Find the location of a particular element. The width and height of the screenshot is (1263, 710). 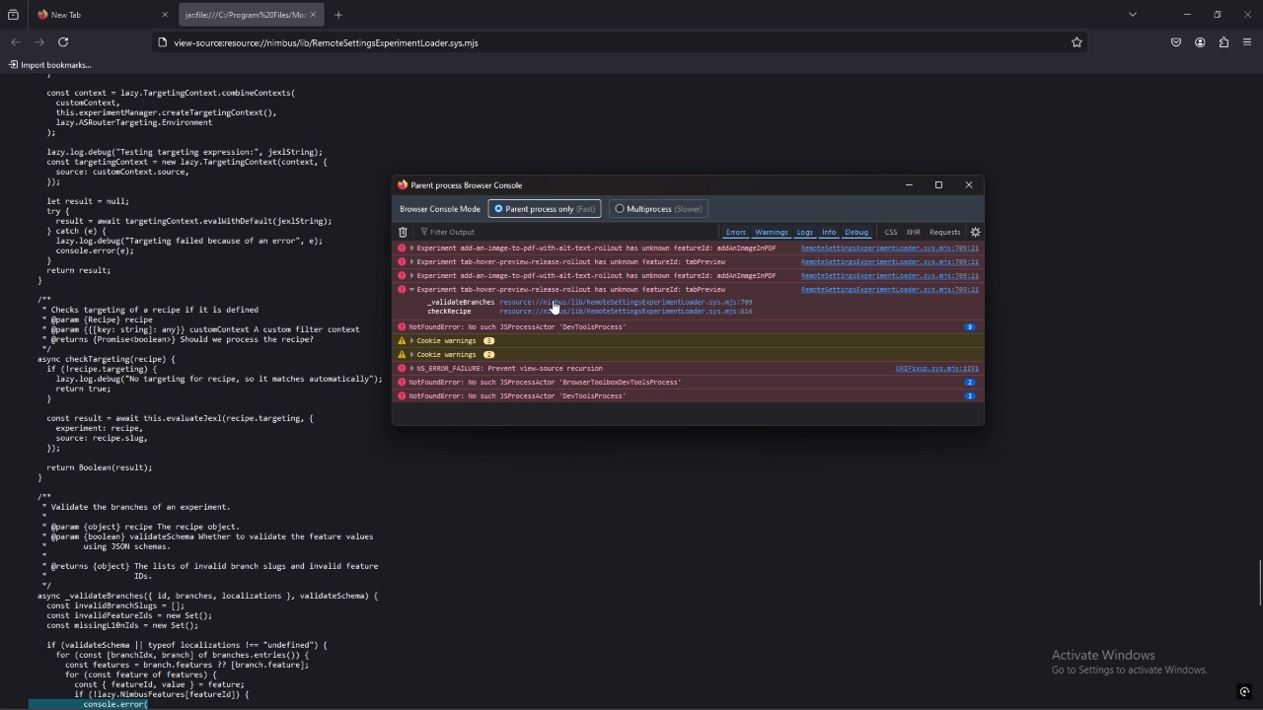

text is located at coordinates (1129, 662).